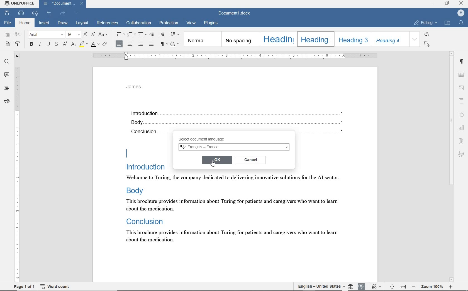 This screenshot has height=291, width=468. What do you see at coordinates (463, 127) in the screenshot?
I see `charts` at bounding box center [463, 127].